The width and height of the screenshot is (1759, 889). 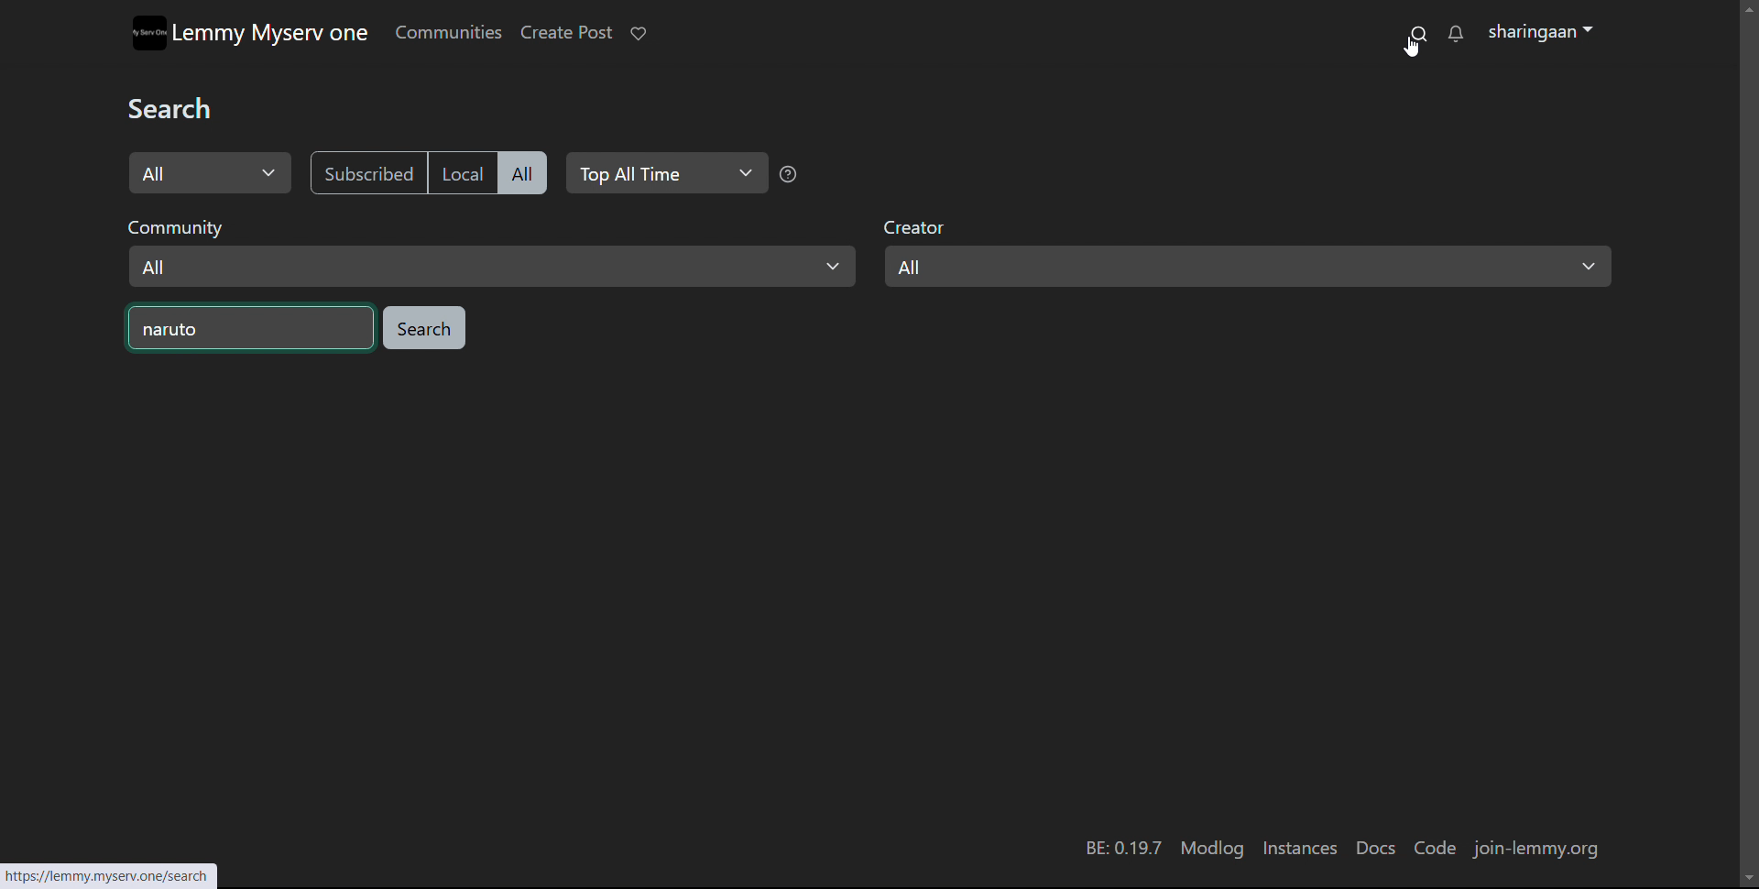 What do you see at coordinates (250, 328) in the screenshot?
I see `Searching 'Naruto' ` at bounding box center [250, 328].